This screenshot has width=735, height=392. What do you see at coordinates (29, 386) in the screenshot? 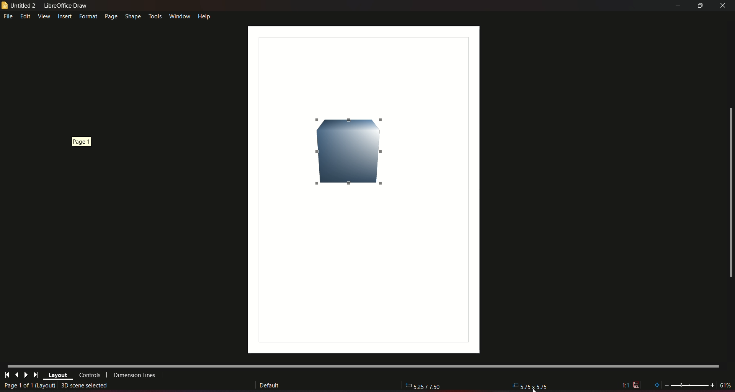
I see `page 1 of 1` at bounding box center [29, 386].